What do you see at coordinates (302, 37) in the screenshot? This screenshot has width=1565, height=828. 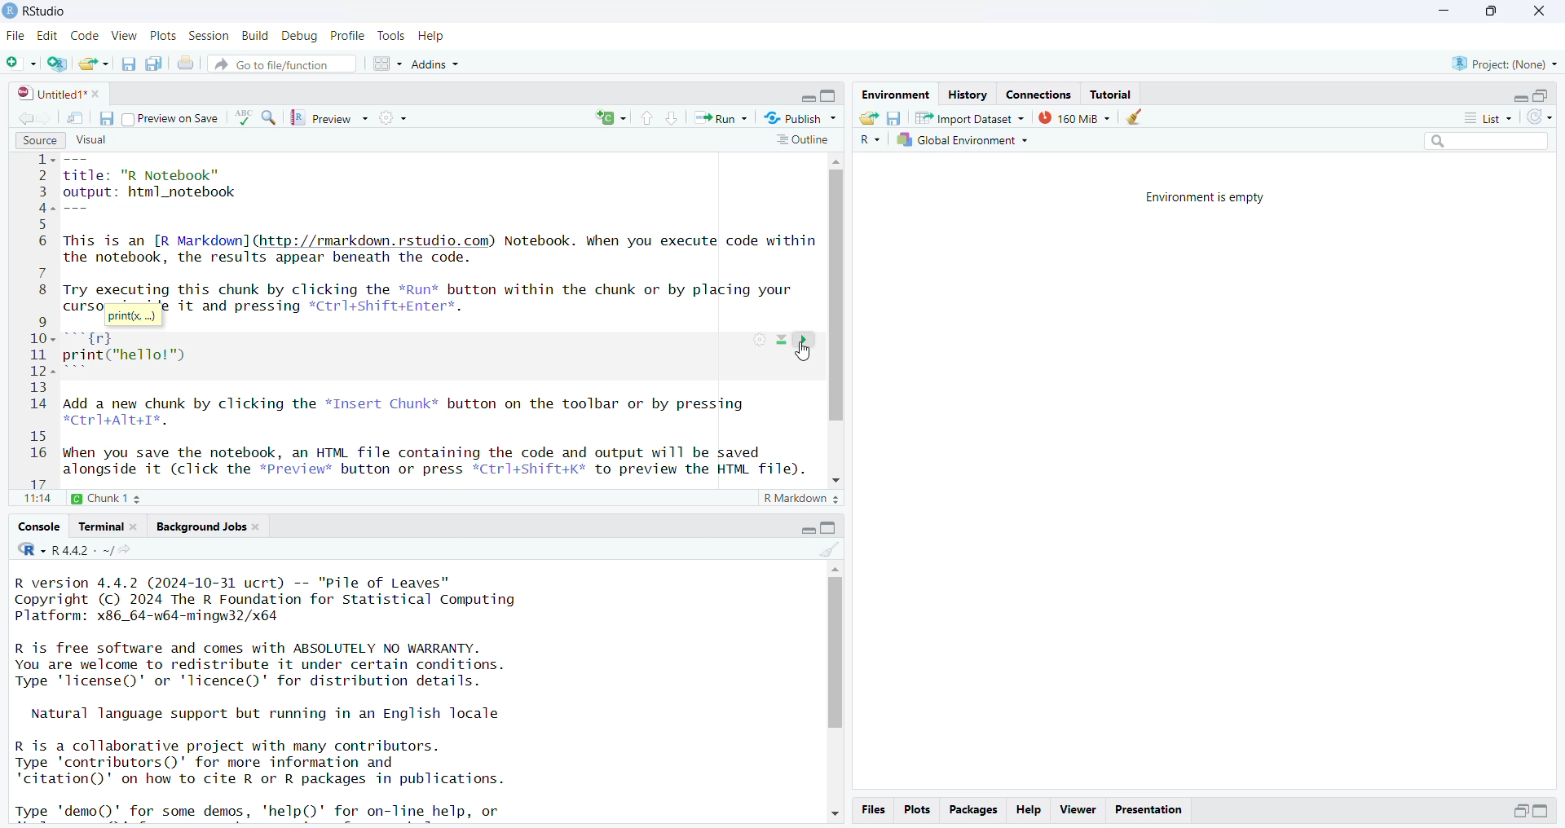 I see `debug` at bounding box center [302, 37].